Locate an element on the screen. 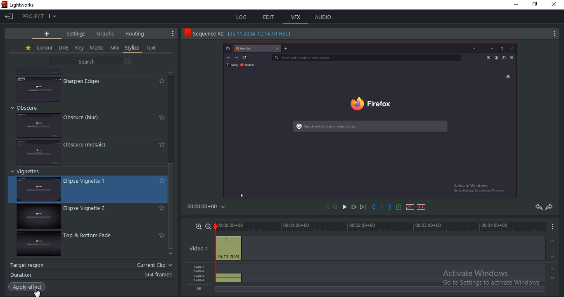  obscure (blur) is located at coordinates (84, 117).